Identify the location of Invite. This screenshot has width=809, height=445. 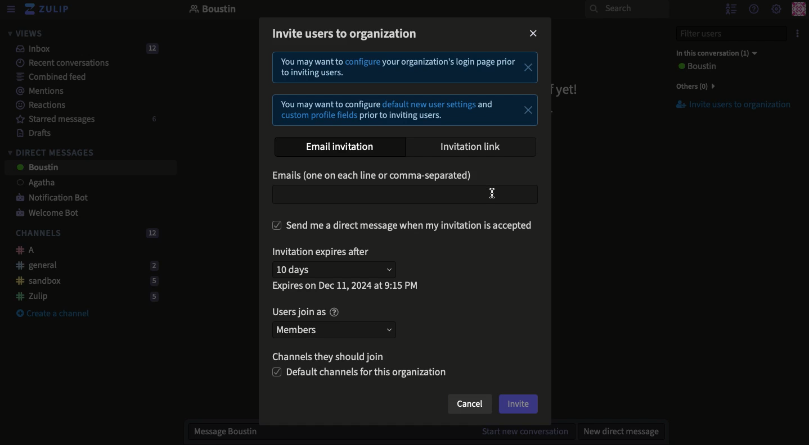
(519, 404).